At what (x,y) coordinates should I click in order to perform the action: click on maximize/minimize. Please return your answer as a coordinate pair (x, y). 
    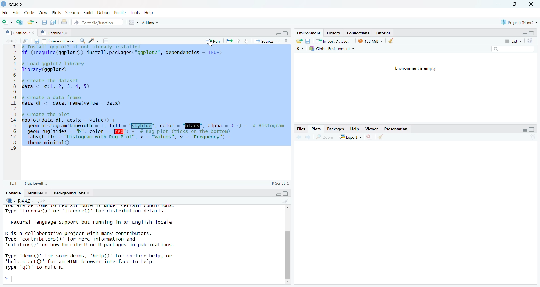
    Looking at the image, I should click on (526, 129).